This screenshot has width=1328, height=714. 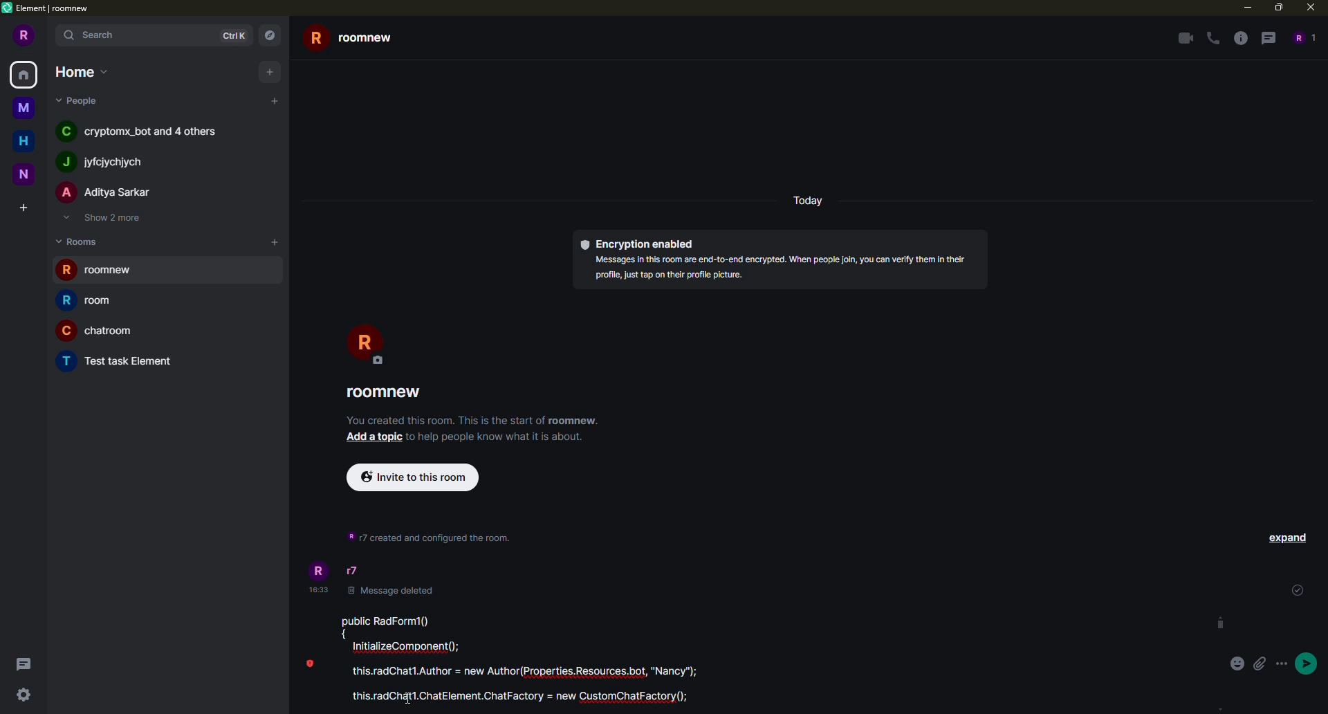 I want to click on add, so click(x=272, y=71).